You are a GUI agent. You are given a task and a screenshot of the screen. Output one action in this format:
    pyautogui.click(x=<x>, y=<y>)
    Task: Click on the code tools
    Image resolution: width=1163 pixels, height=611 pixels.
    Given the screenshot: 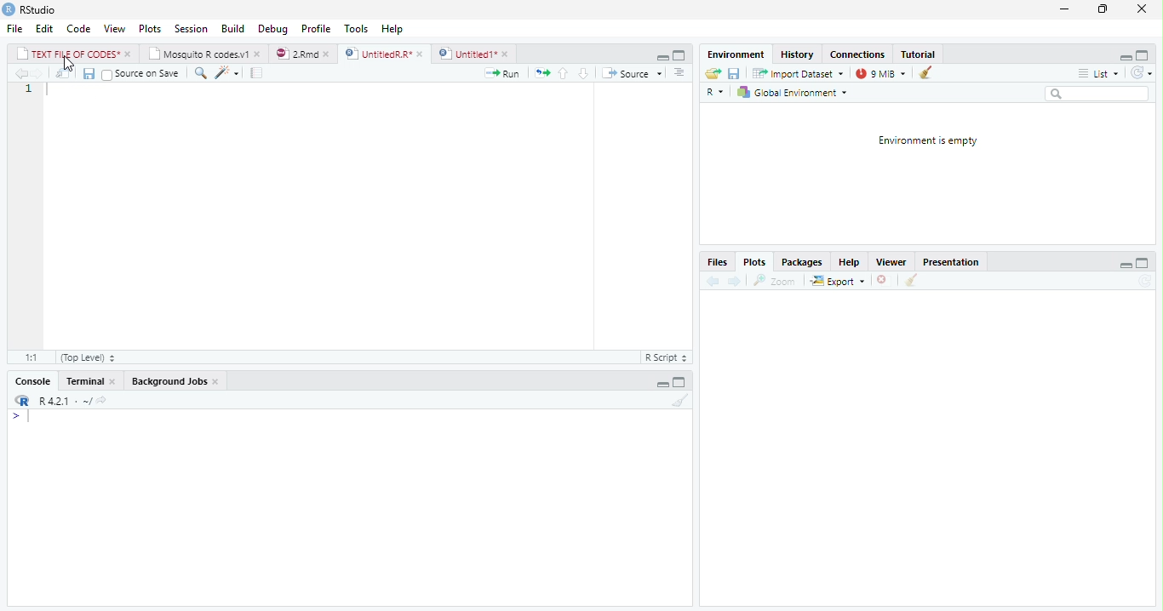 What is the action you would take?
    pyautogui.click(x=226, y=76)
    